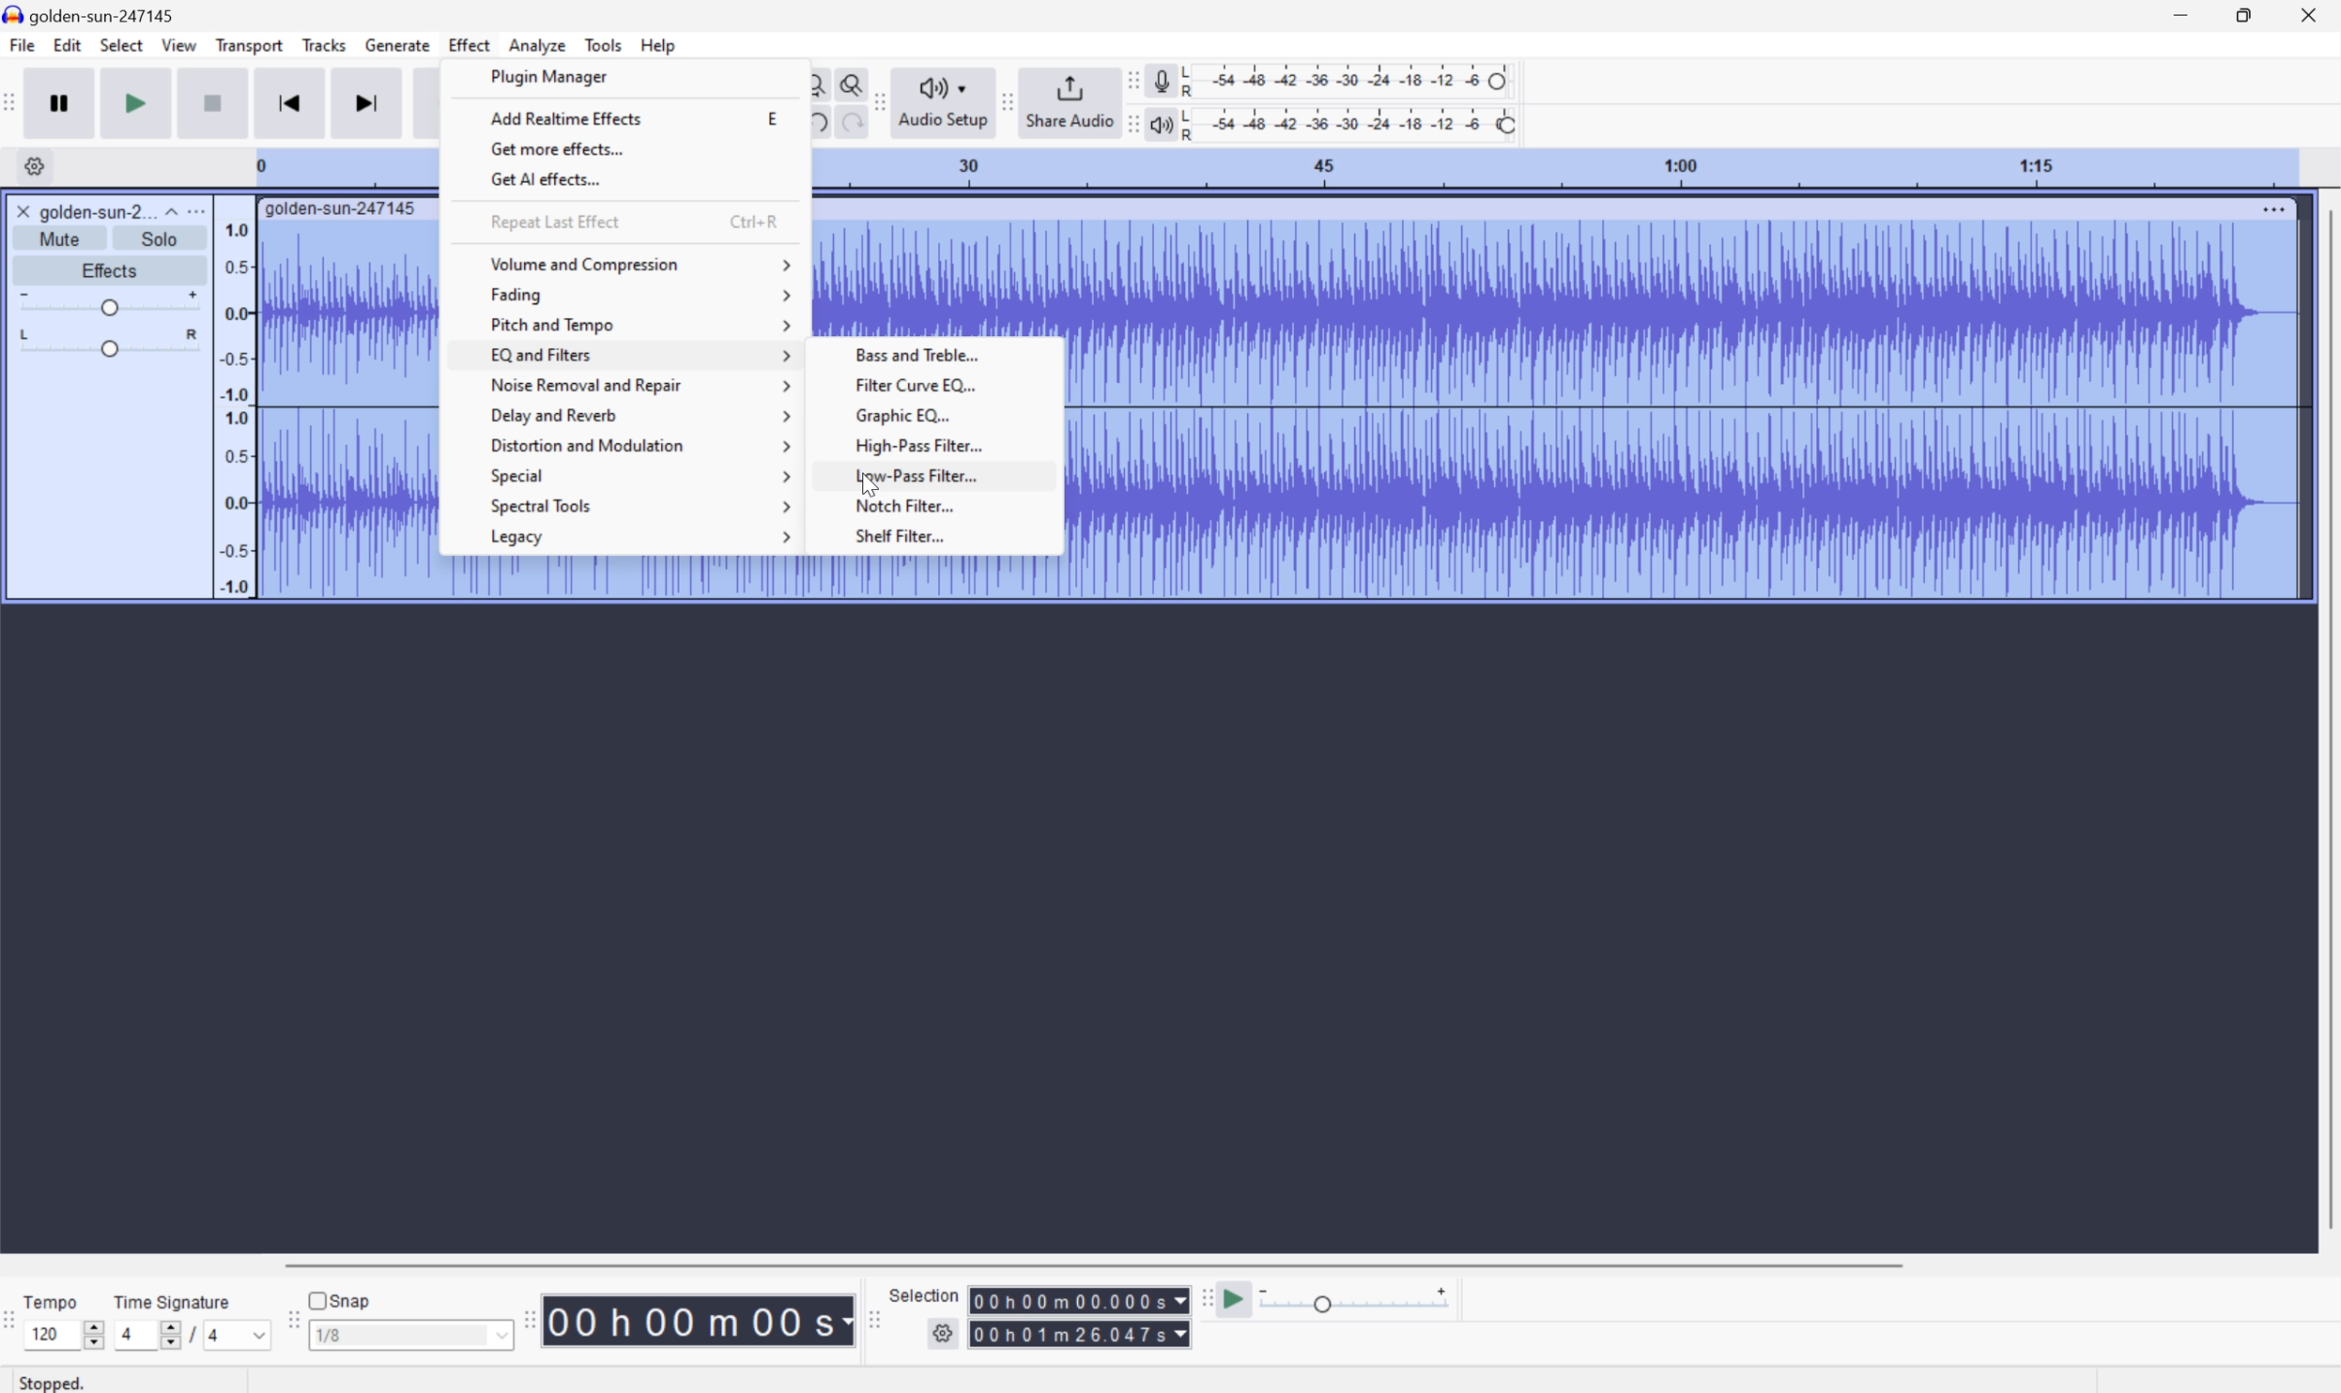  I want to click on Get more effects, so click(556, 147).